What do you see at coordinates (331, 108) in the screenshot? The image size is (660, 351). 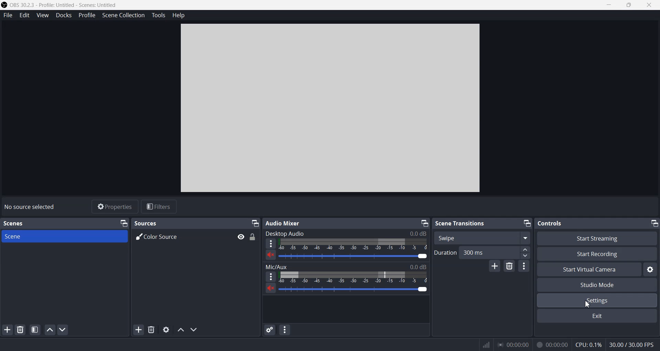 I see `Preview` at bounding box center [331, 108].